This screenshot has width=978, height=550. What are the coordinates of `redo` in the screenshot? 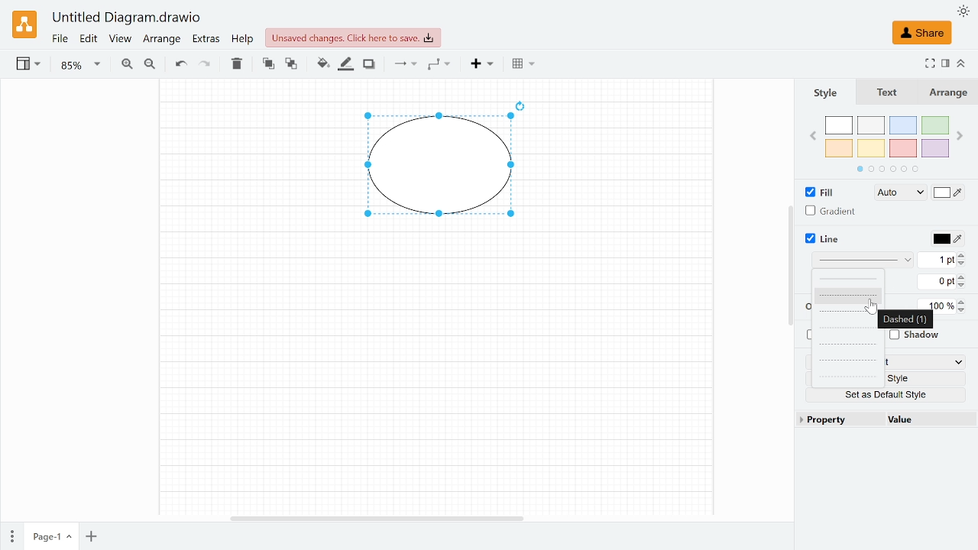 It's located at (206, 66).